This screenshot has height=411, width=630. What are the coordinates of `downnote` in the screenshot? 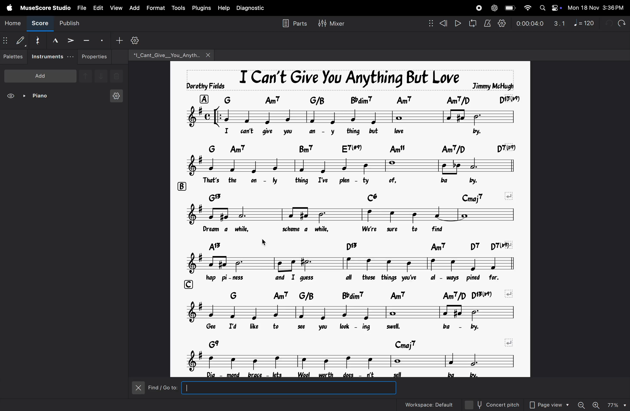 It's located at (100, 75).